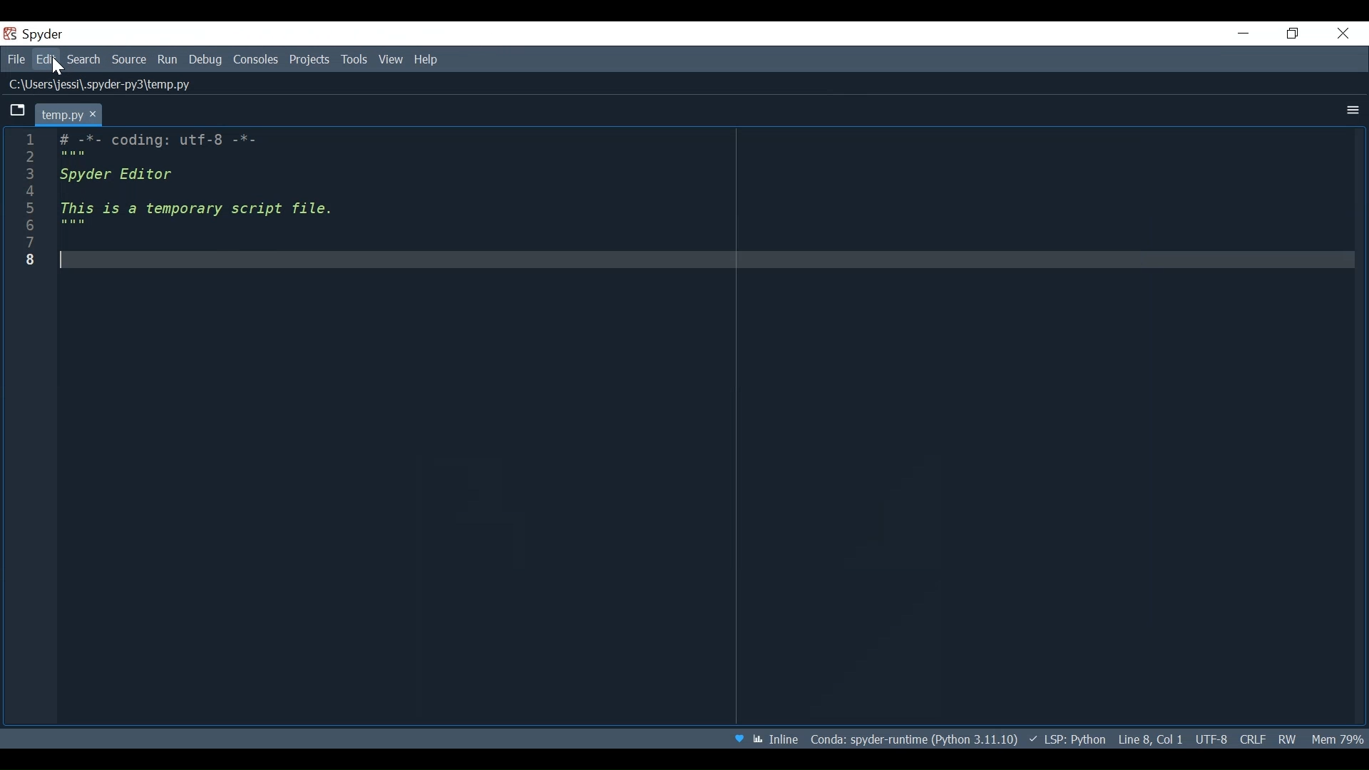  I want to click on Debug, so click(206, 61).